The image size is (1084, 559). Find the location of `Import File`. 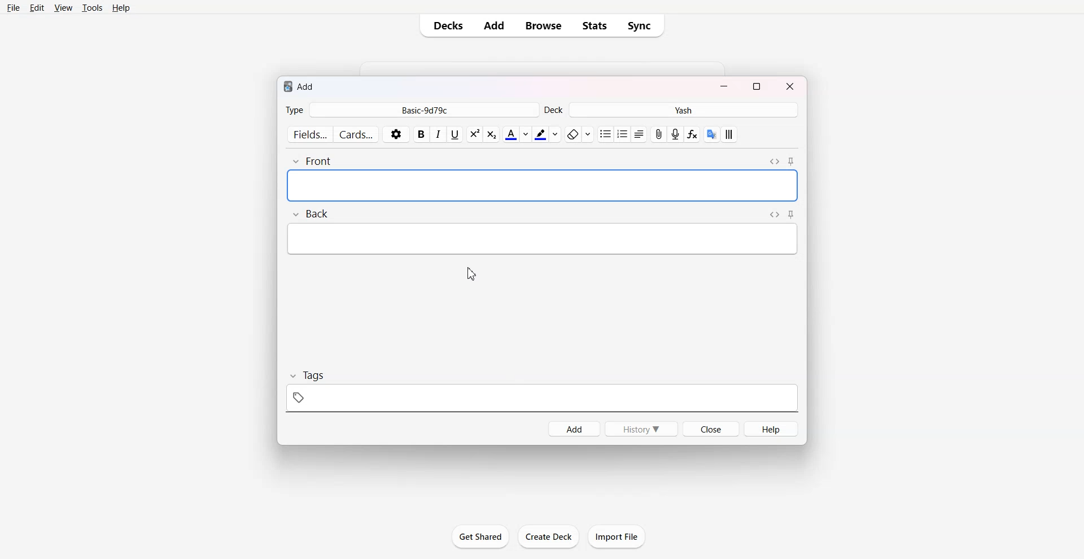

Import File is located at coordinates (617, 536).